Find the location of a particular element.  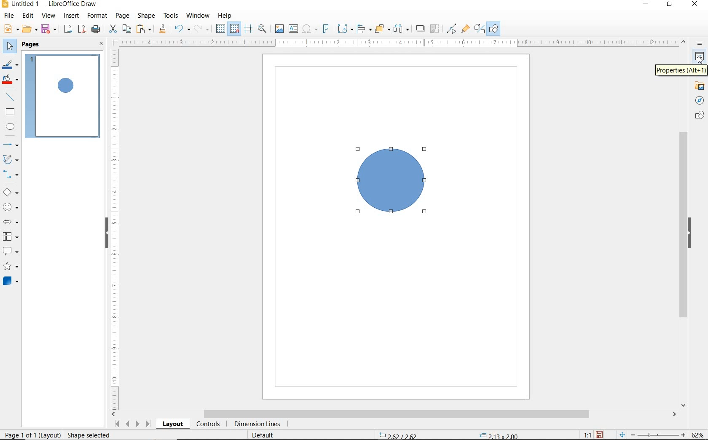

INSERT SPECIAL CHARACTERS is located at coordinates (311, 29).